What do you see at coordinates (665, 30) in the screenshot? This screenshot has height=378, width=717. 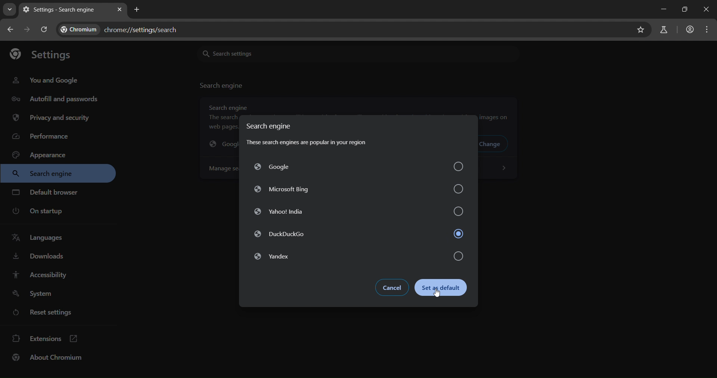 I see `search labs` at bounding box center [665, 30].